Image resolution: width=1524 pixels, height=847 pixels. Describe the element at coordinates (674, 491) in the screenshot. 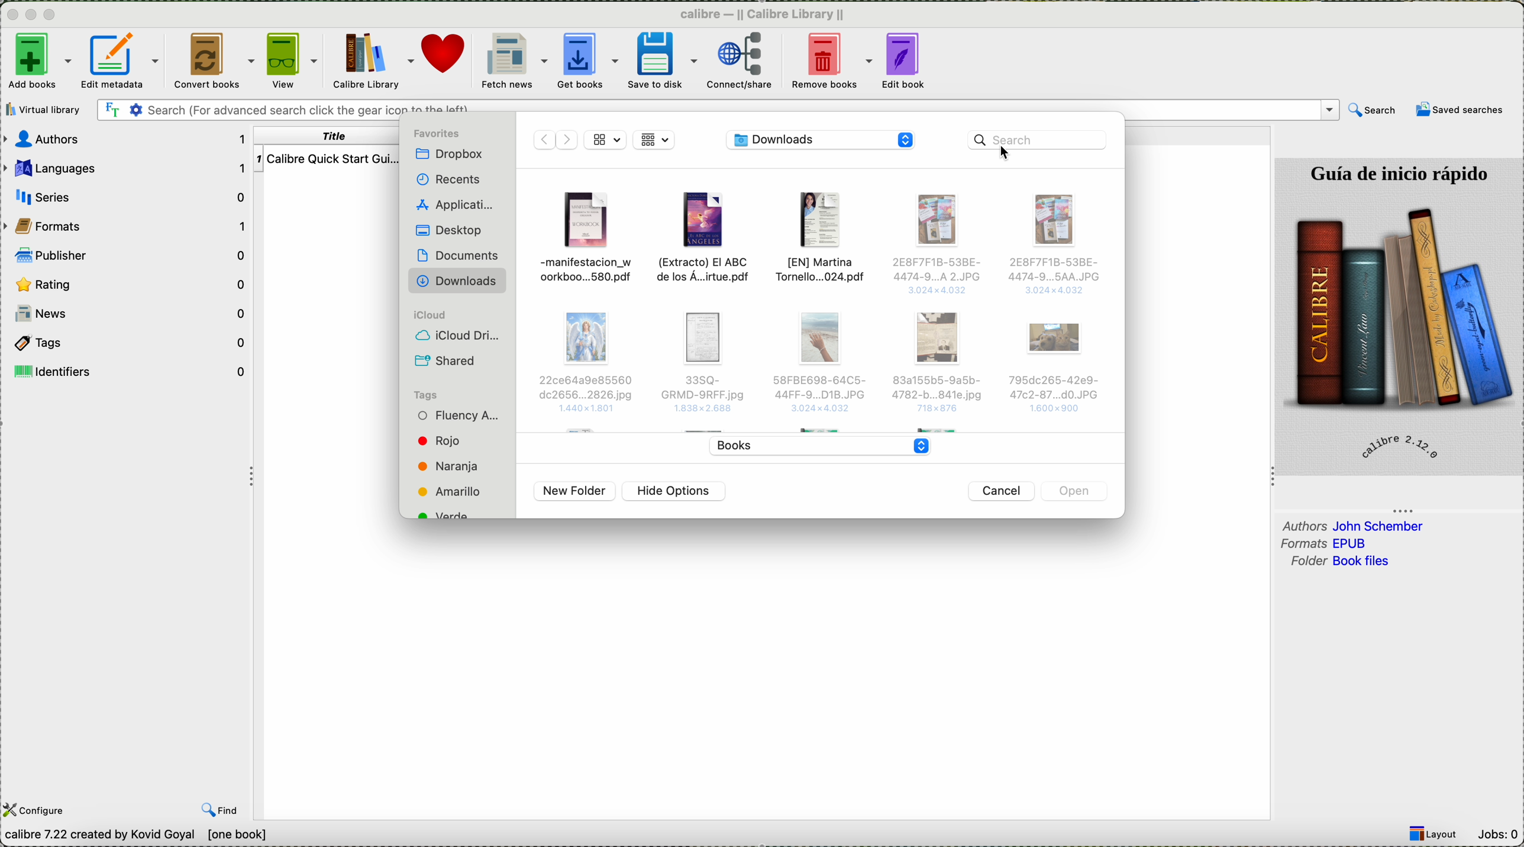

I see `hide options` at that location.